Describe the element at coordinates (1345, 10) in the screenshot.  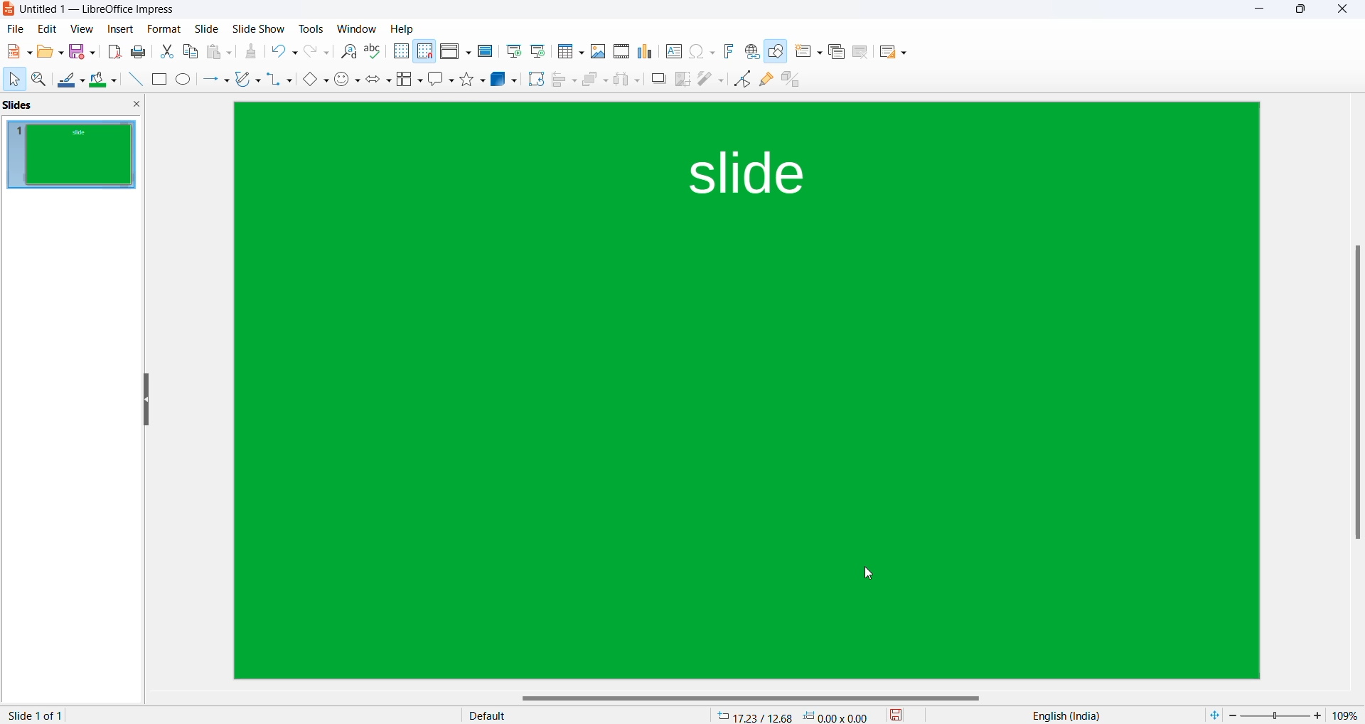
I see `close` at that location.